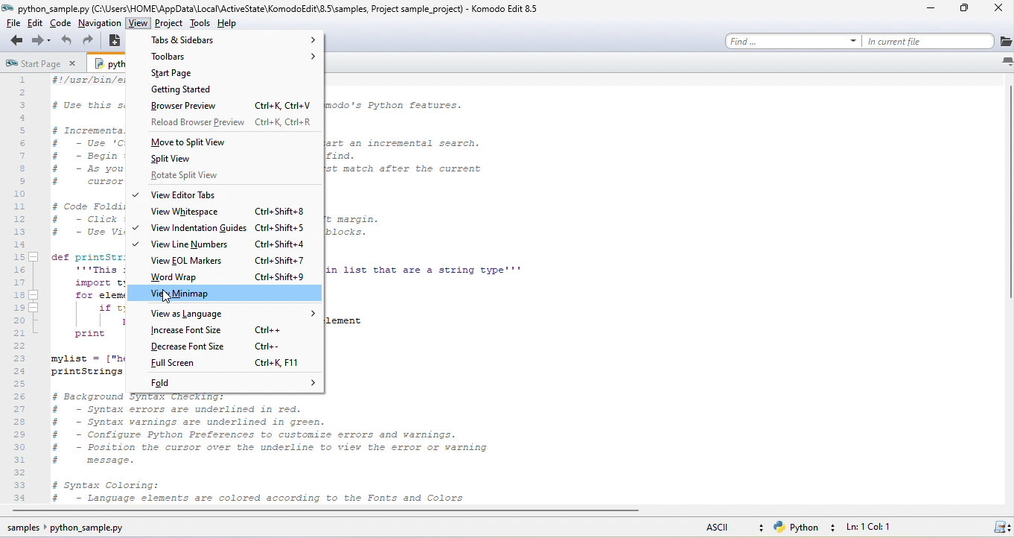  What do you see at coordinates (226, 364) in the screenshot?
I see `full screen` at bounding box center [226, 364].